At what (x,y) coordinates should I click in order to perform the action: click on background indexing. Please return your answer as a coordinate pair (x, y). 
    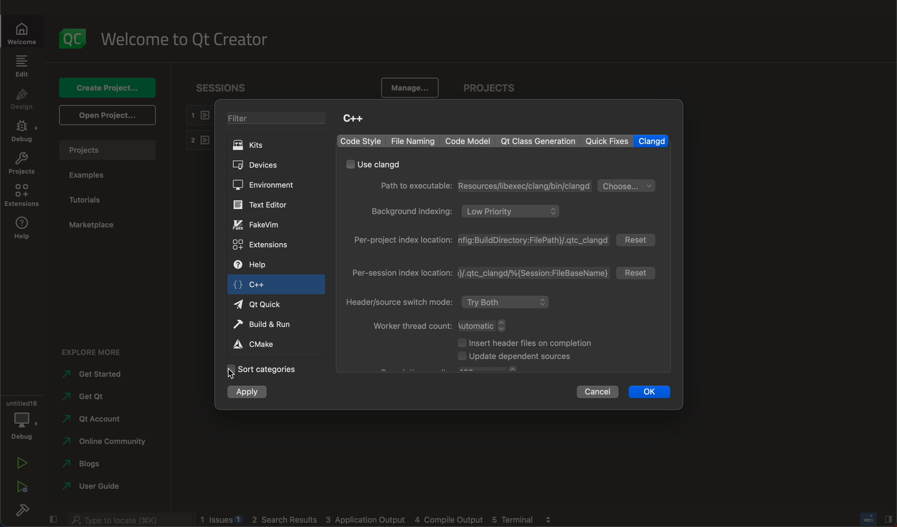
    Looking at the image, I should click on (468, 211).